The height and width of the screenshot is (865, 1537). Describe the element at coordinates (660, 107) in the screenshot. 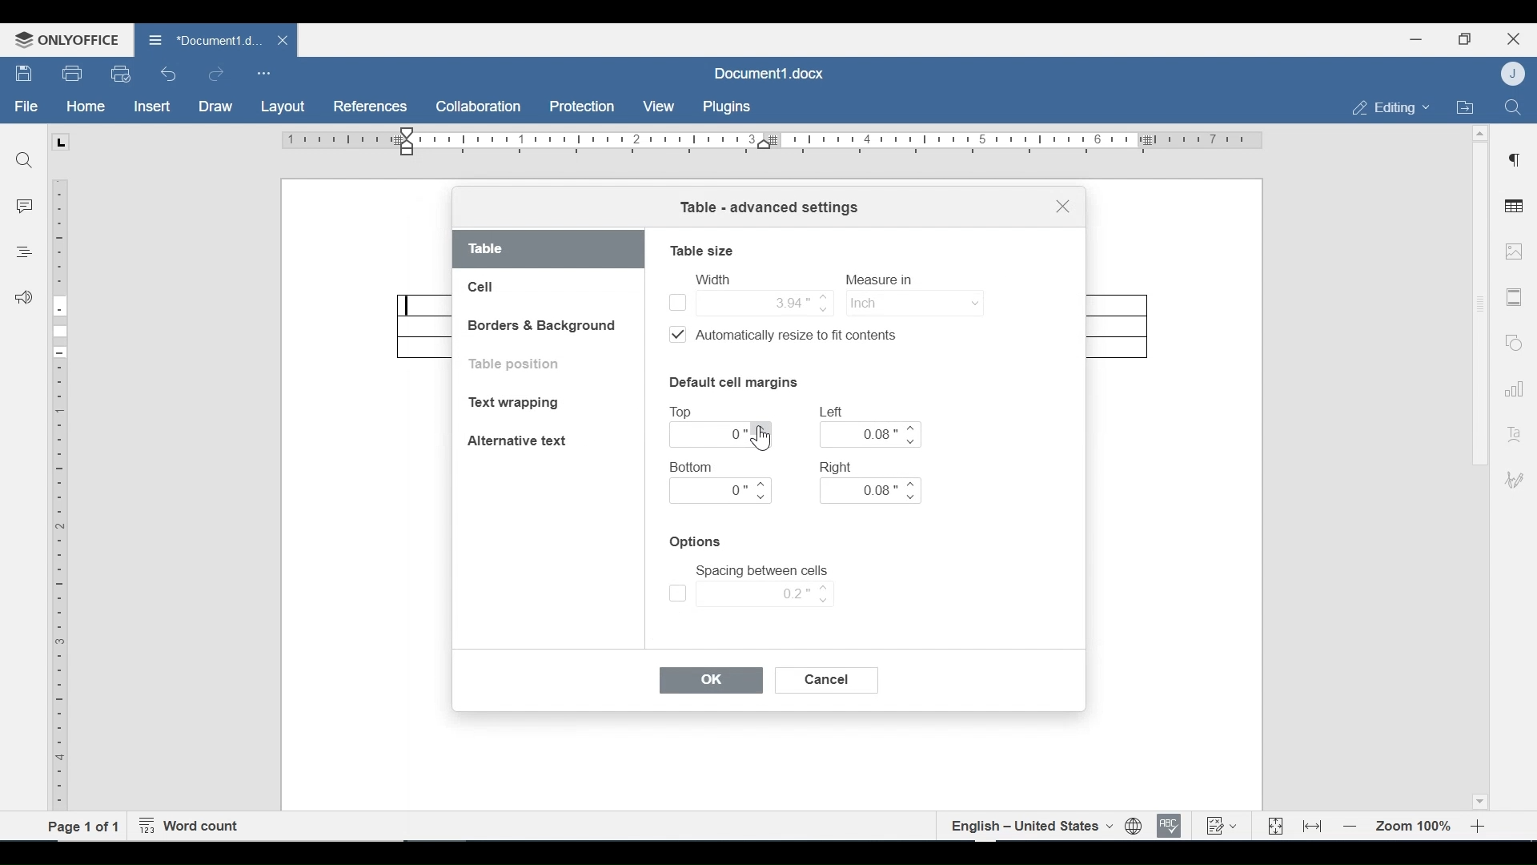

I see `View` at that location.